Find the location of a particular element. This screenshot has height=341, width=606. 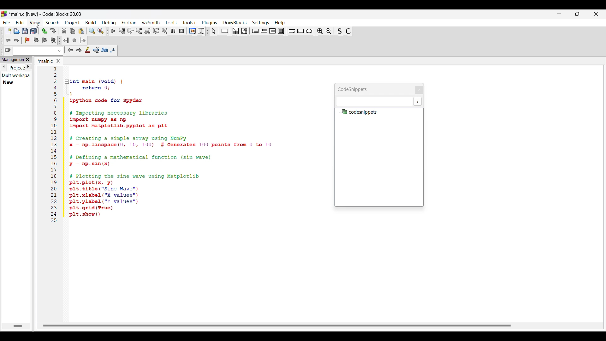

Tools+ menu is located at coordinates (189, 22).